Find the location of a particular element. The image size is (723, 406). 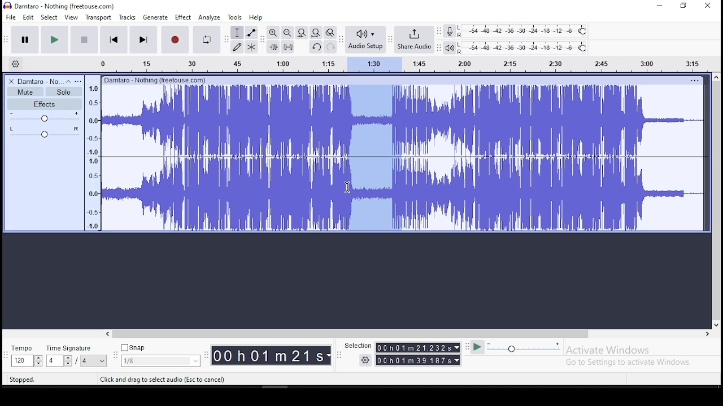

share audio is located at coordinates (415, 41).